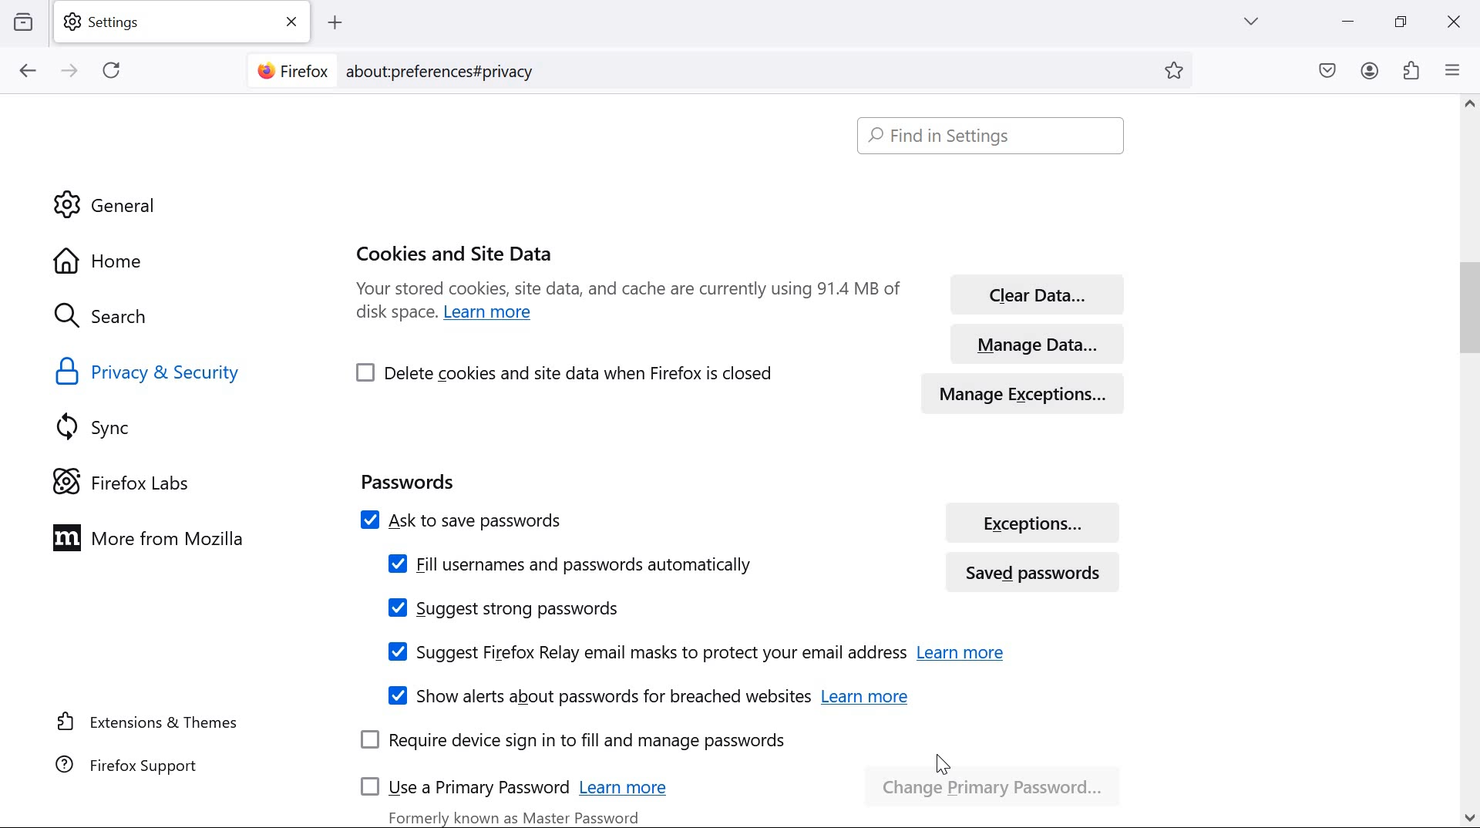 This screenshot has width=1480, height=828. What do you see at coordinates (149, 721) in the screenshot?
I see `extensions & themes` at bounding box center [149, 721].